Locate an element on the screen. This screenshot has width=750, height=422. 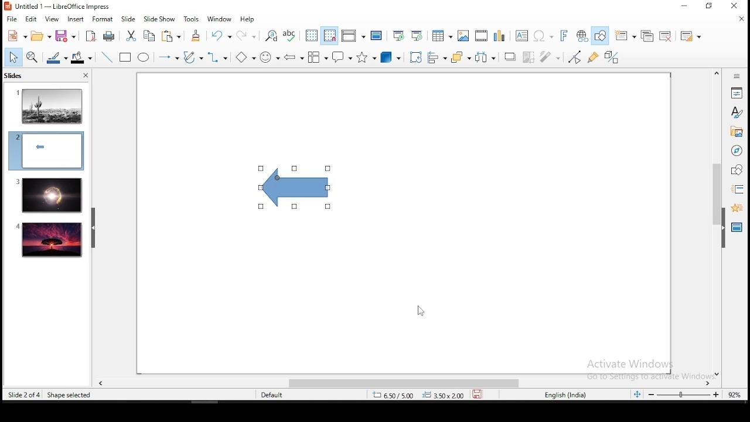
rectangle is located at coordinates (126, 58).